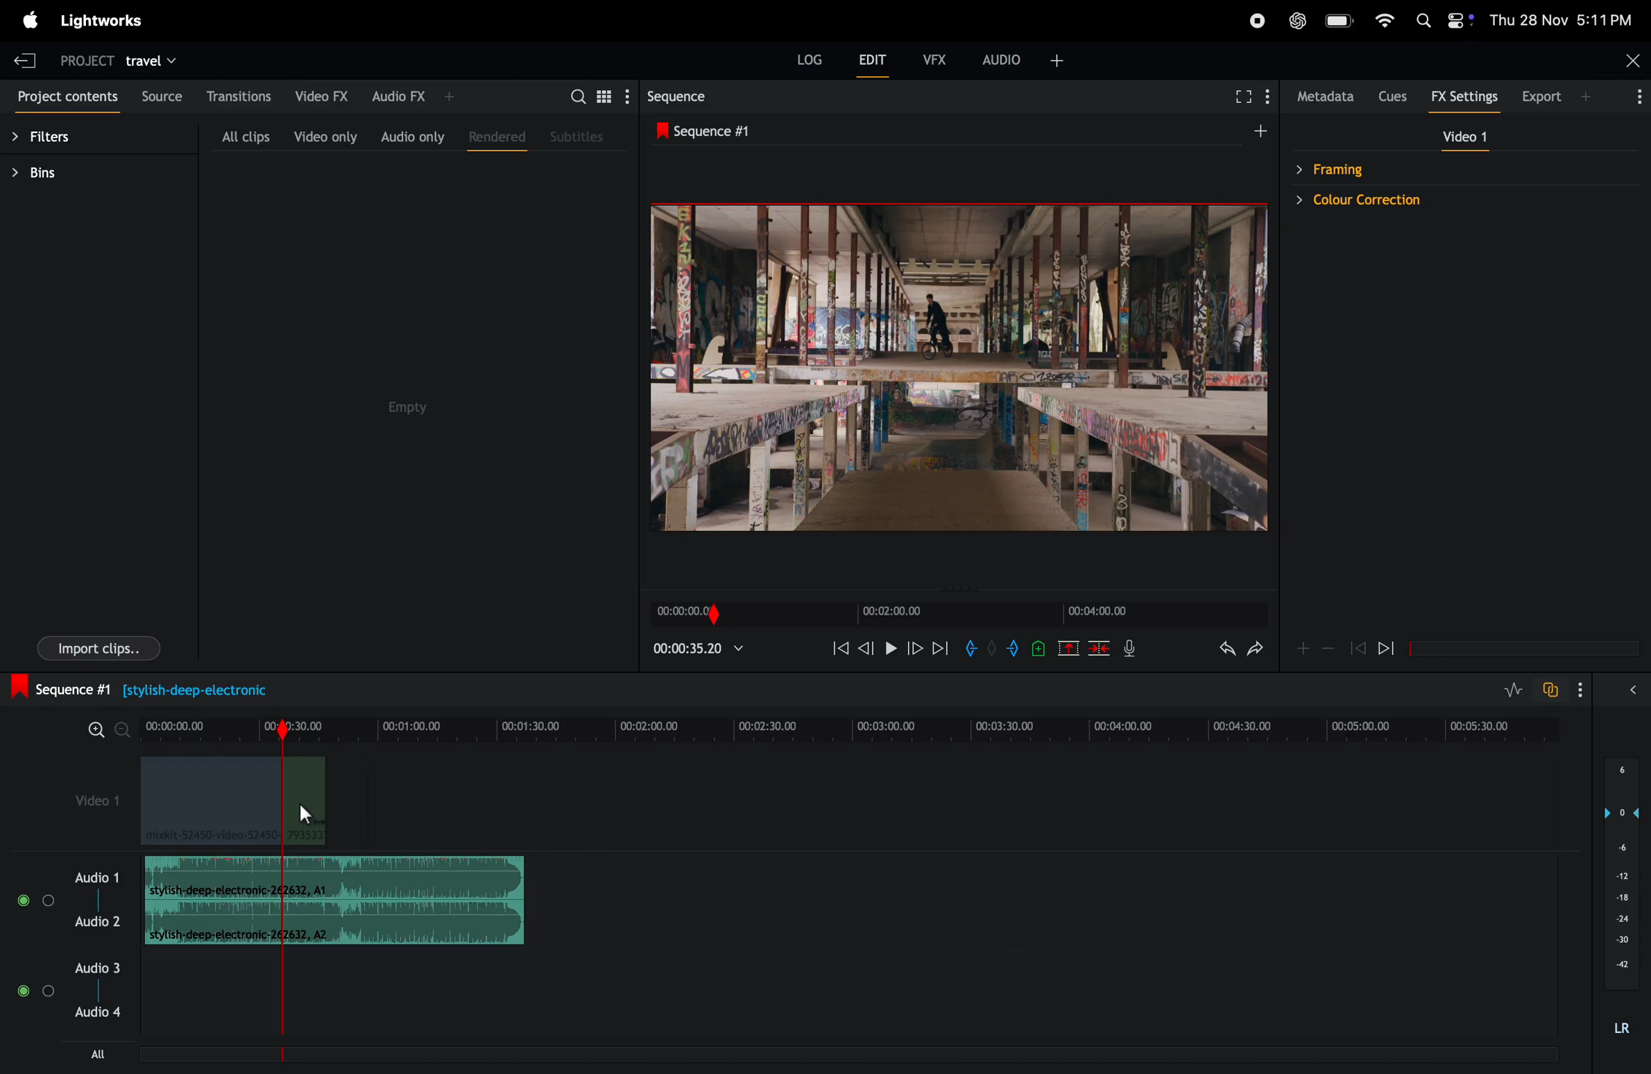 The height and width of the screenshot is (1074, 1651). Describe the element at coordinates (1394, 648) in the screenshot. I see `forward` at that location.